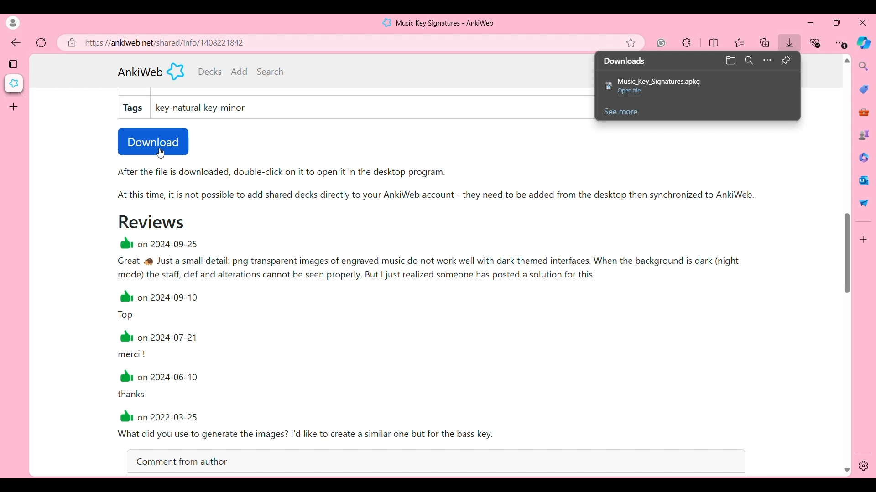 Image resolution: width=876 pixels, height=492 pixels. What do you see at coordinates (847, 471) in the screenshot?
I see `Quick slide to bottom` at bounding box center [847, 471].